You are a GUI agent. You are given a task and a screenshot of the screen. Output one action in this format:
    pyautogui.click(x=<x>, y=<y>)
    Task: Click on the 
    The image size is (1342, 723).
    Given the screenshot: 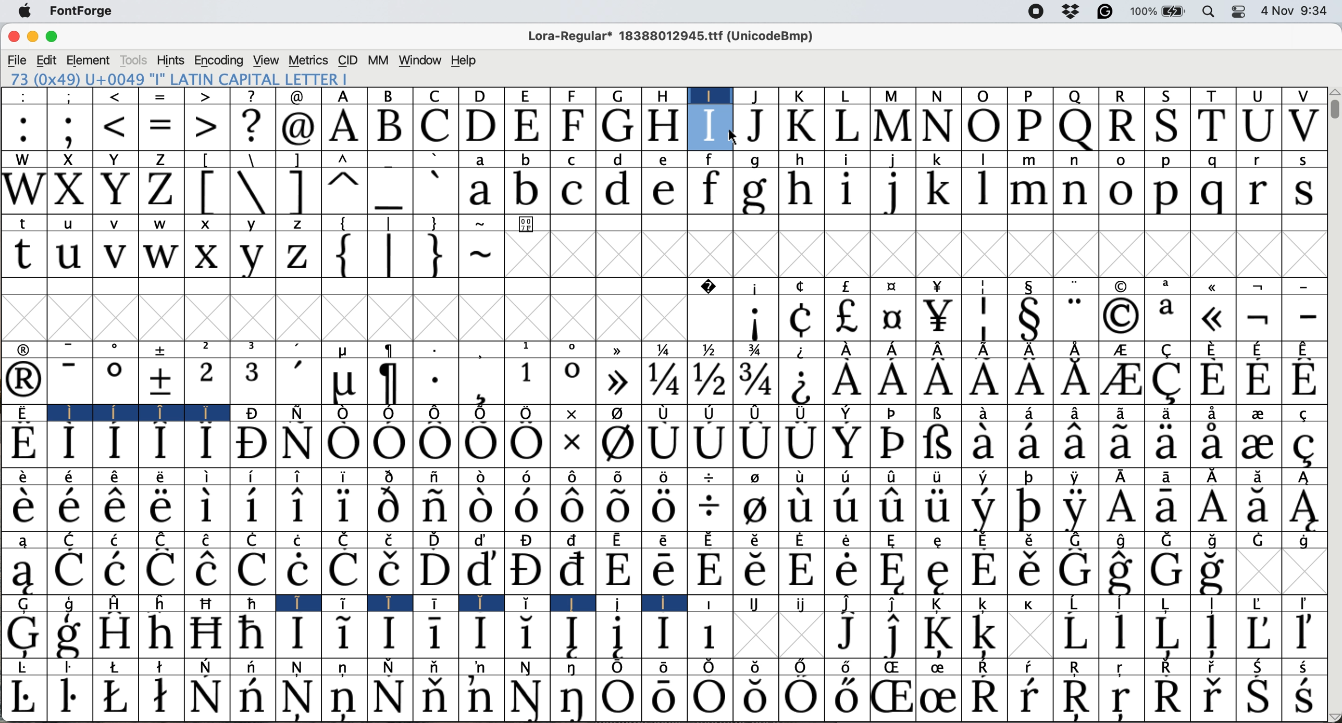 What is the action you would take?
    pyautogui.click(x=1169, y=350)
    